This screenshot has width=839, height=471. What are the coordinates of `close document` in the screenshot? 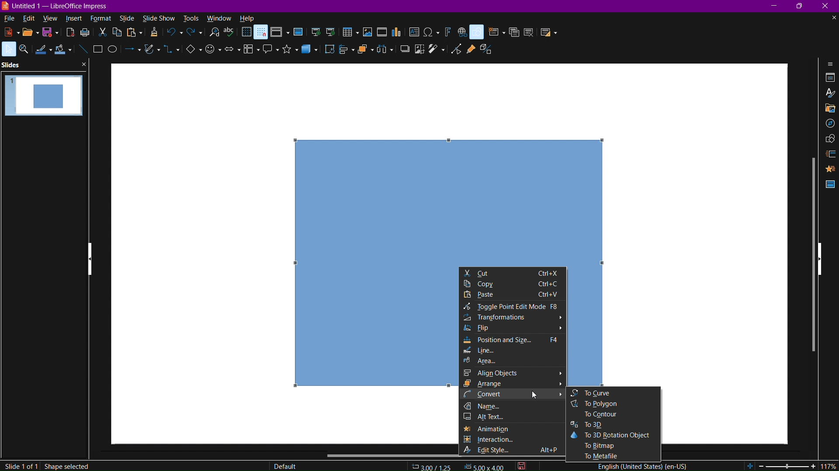 It's located at (833, 18).